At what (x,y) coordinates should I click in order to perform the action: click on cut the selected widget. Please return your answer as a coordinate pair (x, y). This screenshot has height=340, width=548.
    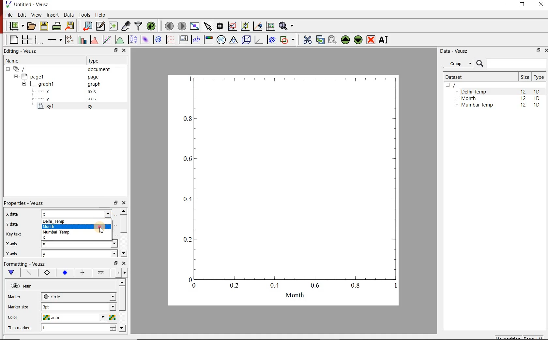
    Looking at the image, I should click on (307, 40).